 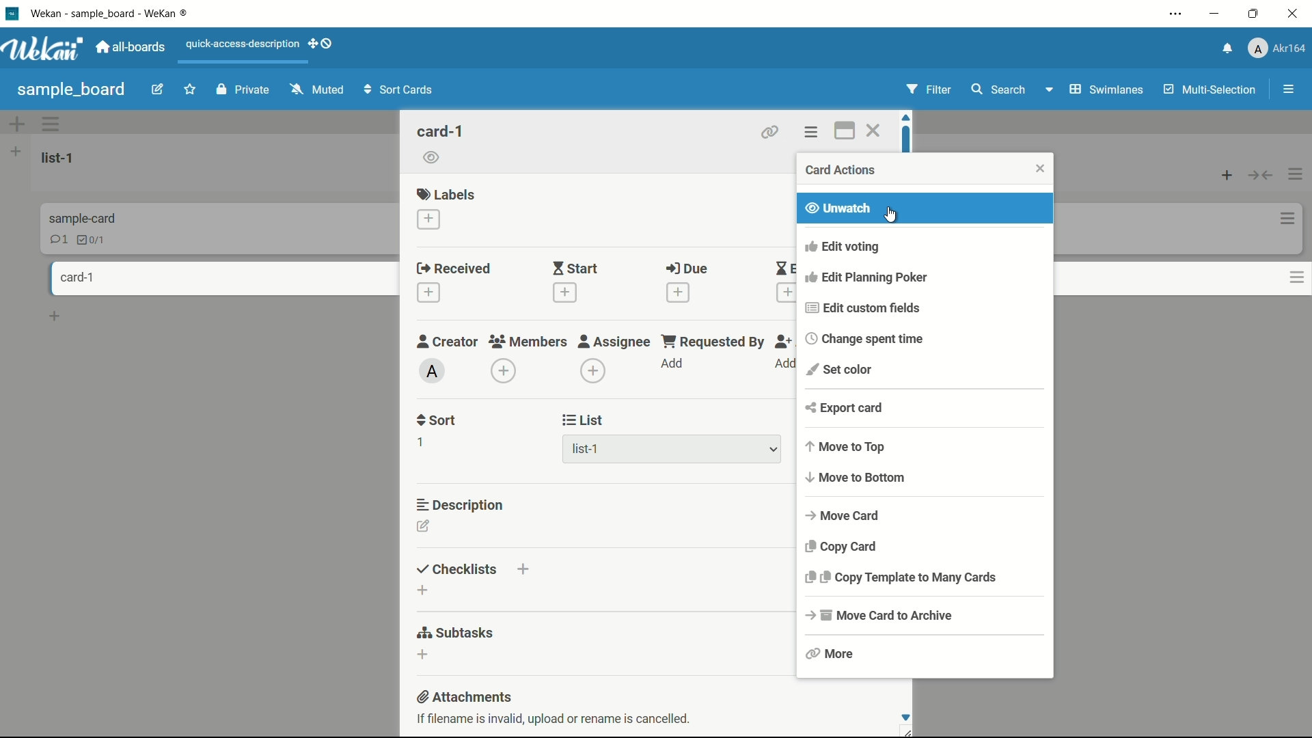 What do you see at coordinates (131, 48) in the screenshot?
I see `all-boards` at bounding box center [131, 48].